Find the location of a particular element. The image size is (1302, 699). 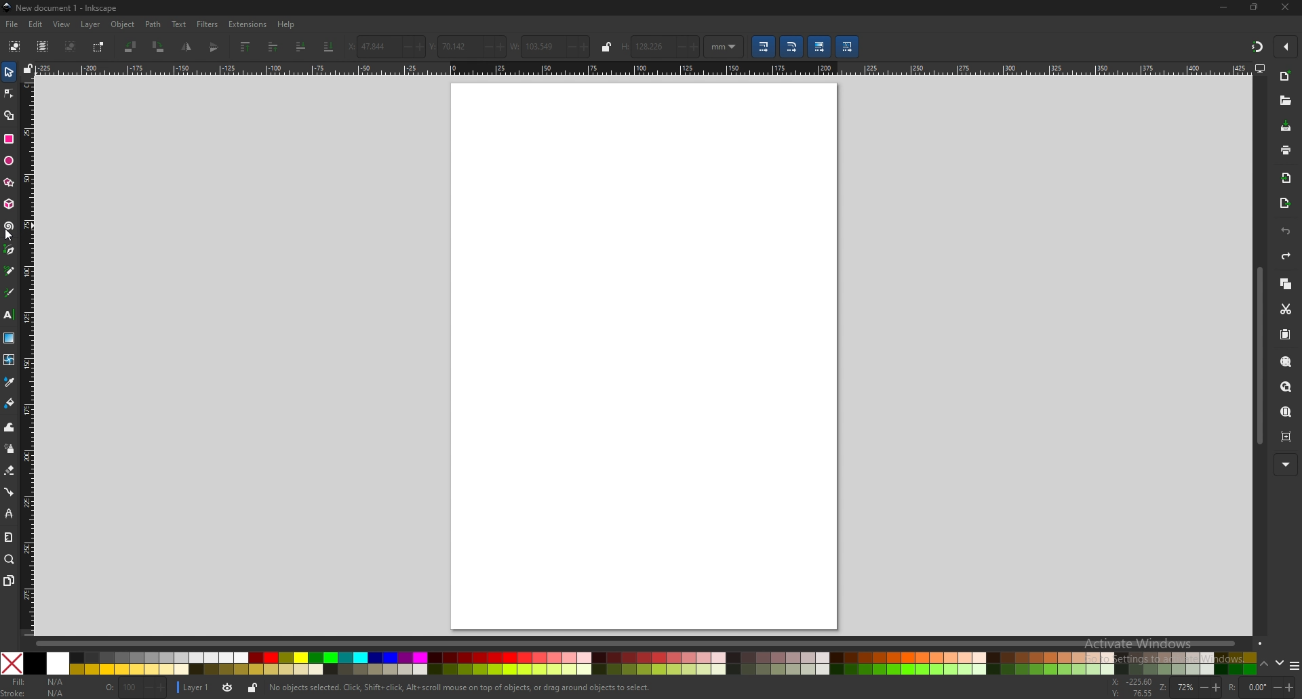

Z: 72% is located at coordinates (1190, 688).